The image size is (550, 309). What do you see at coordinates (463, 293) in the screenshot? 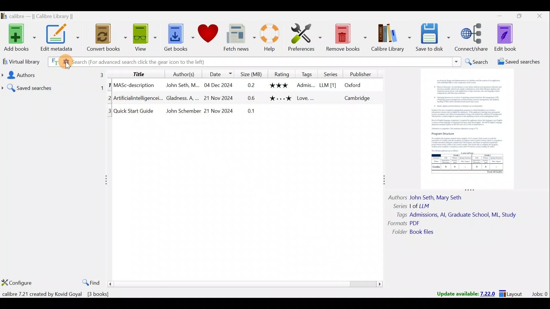
I see `Update available: 7.22.0` at bounding box center [463, 293].